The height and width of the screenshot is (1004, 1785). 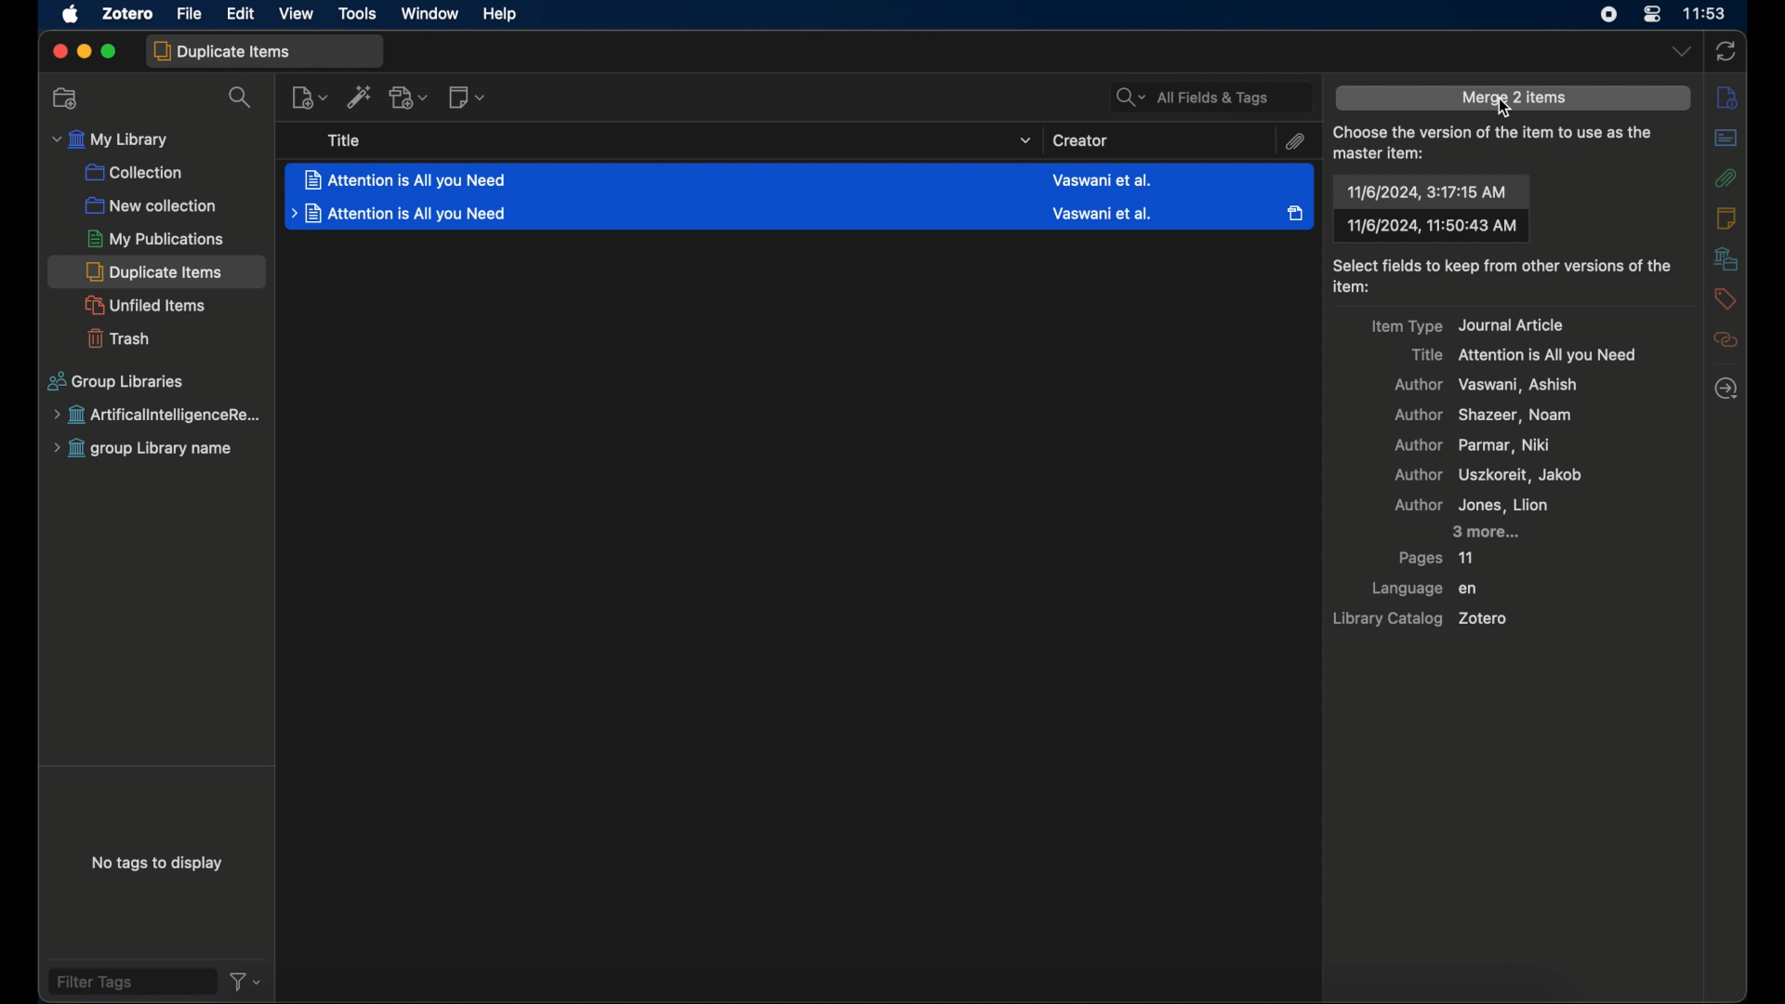 I want to click on my library menu, so click(x=112, y=140).